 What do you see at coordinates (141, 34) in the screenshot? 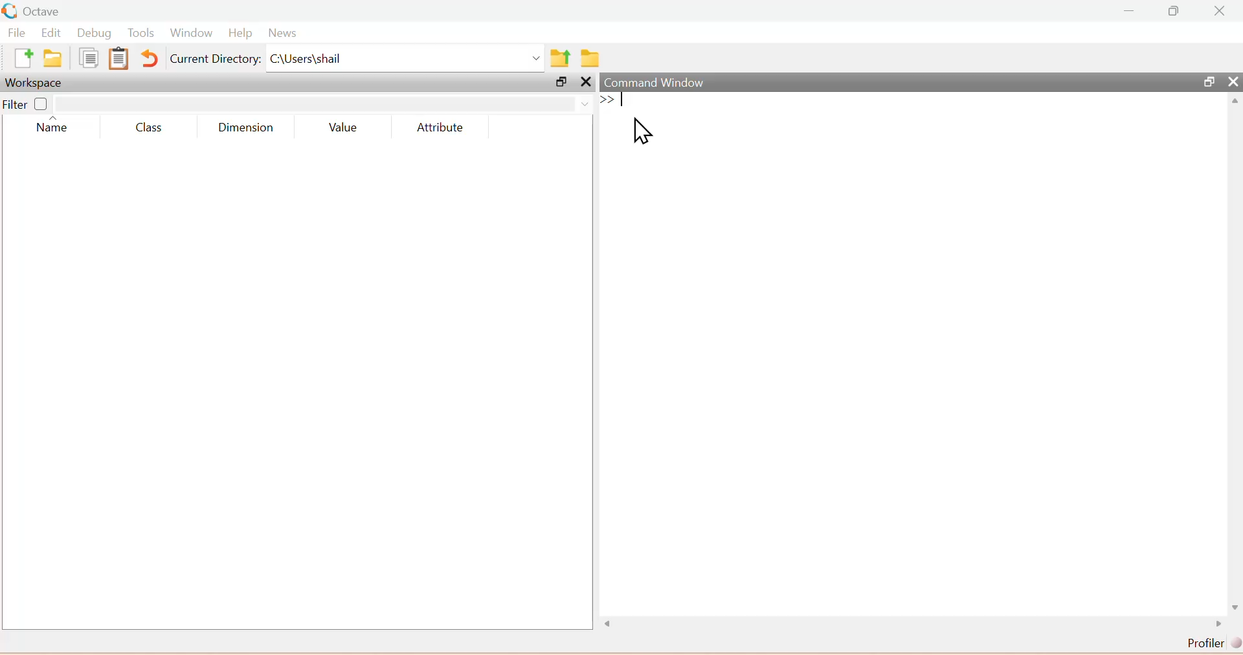
I see `Tools` at bounding box center [141, 34].